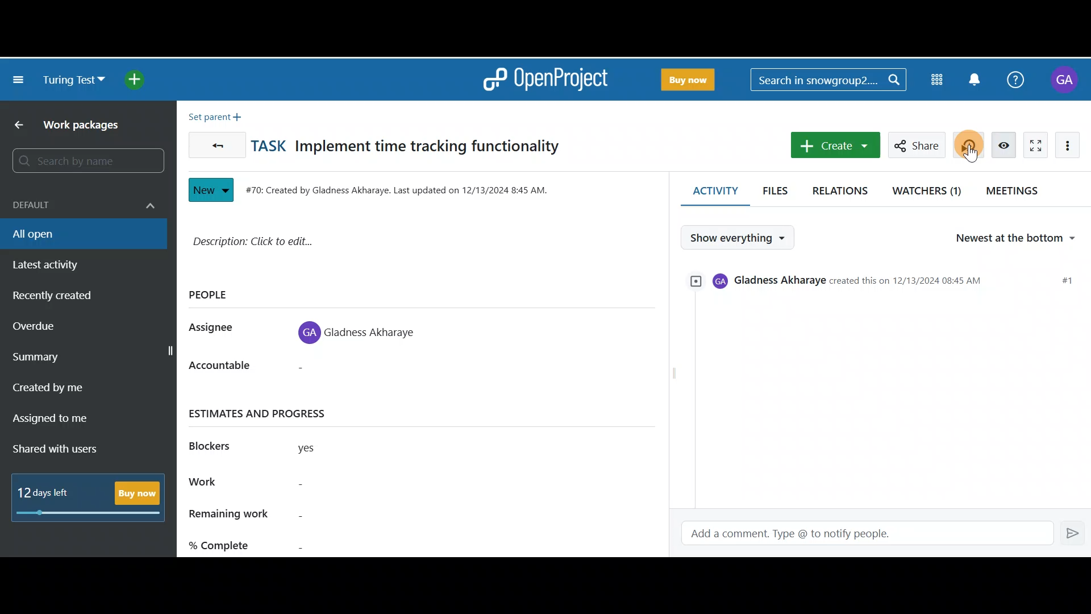  Describe the element at coordinates (14, 126) in the screenshot. I see `Back` at that location.